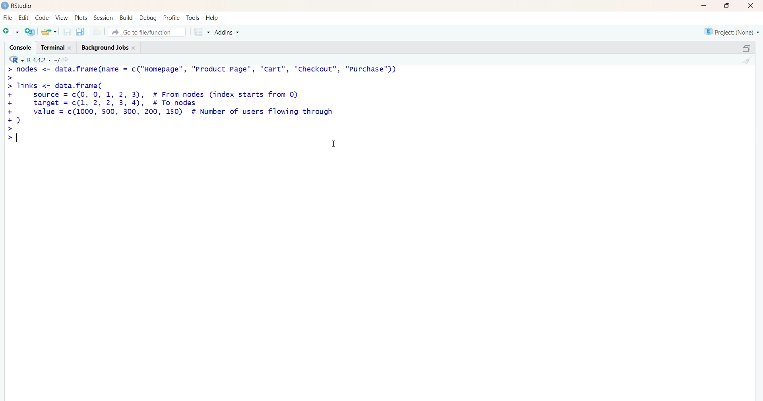 This screenshot has height=401, width=763. What do you see at coordinates (30, 33) in the screenshot?
I see `add file` at bounding box center [30, 33].